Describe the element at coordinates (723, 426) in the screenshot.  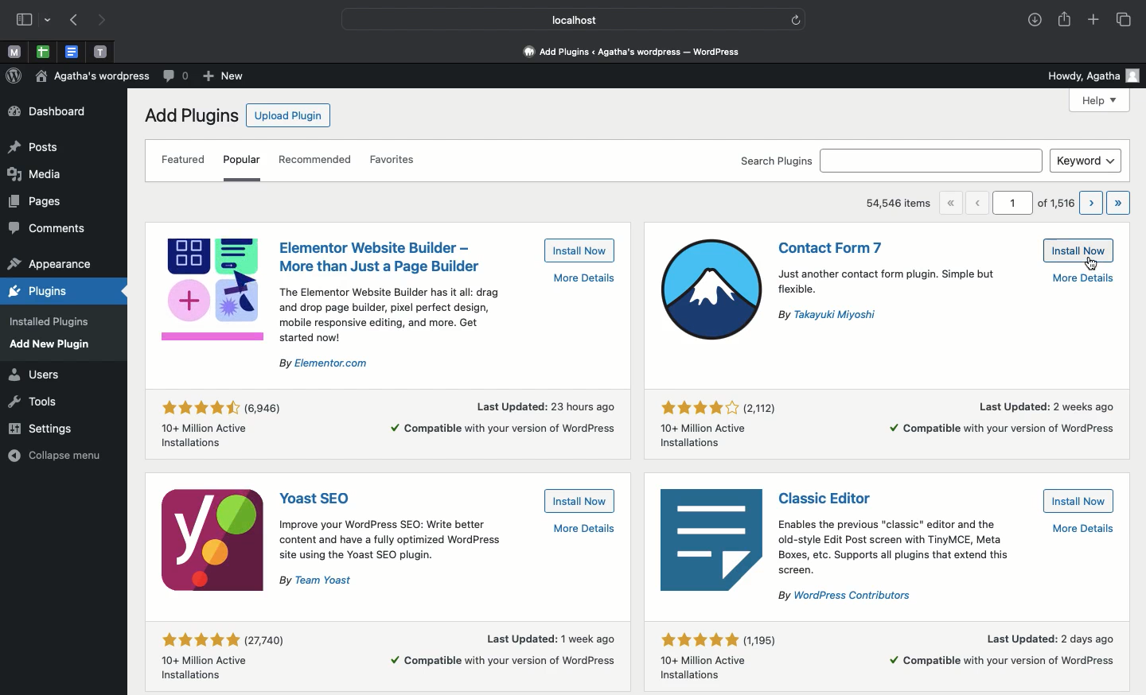
I see `Rating` at that location.